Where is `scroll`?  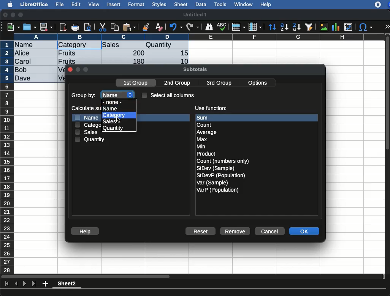 scroll is located at coordinates (388, 153).